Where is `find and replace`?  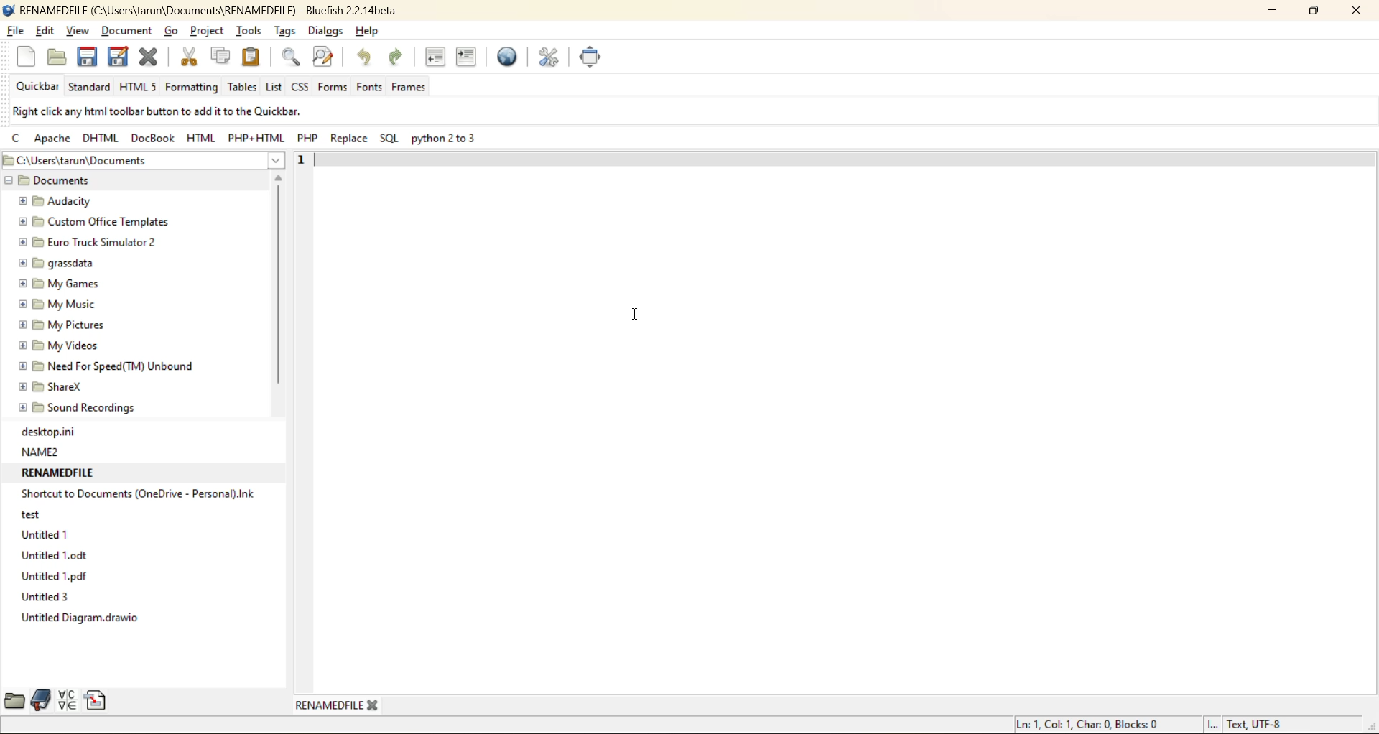
find and replace is located at coordinates (324, 57).